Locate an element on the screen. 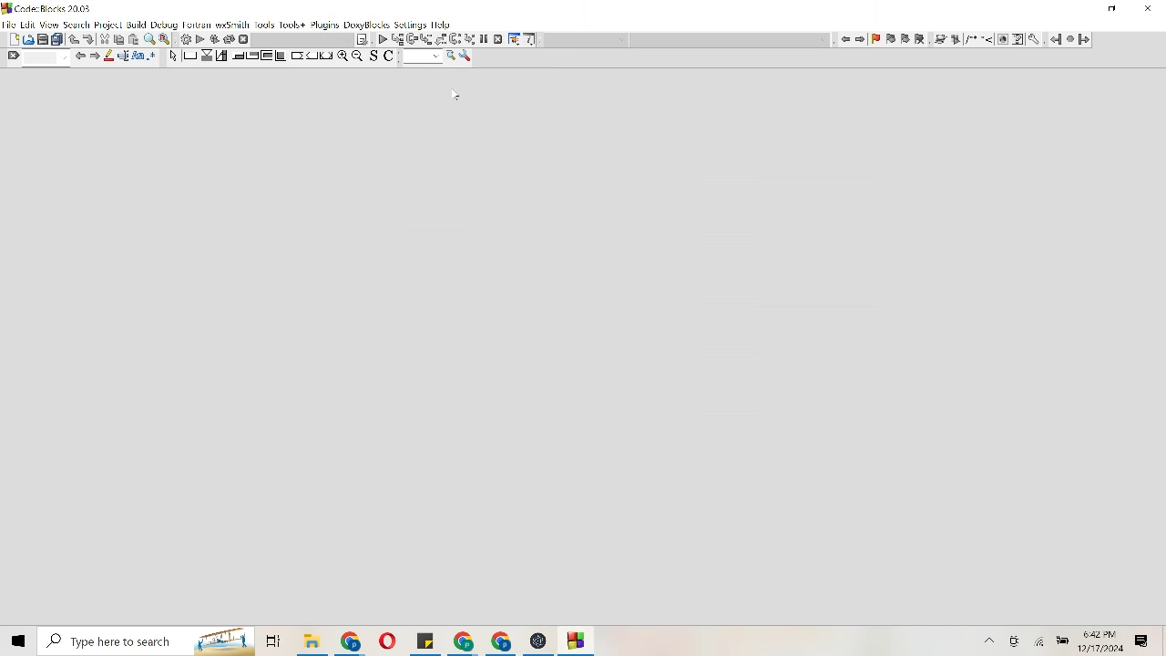  List is located at coordinates (433, 39).